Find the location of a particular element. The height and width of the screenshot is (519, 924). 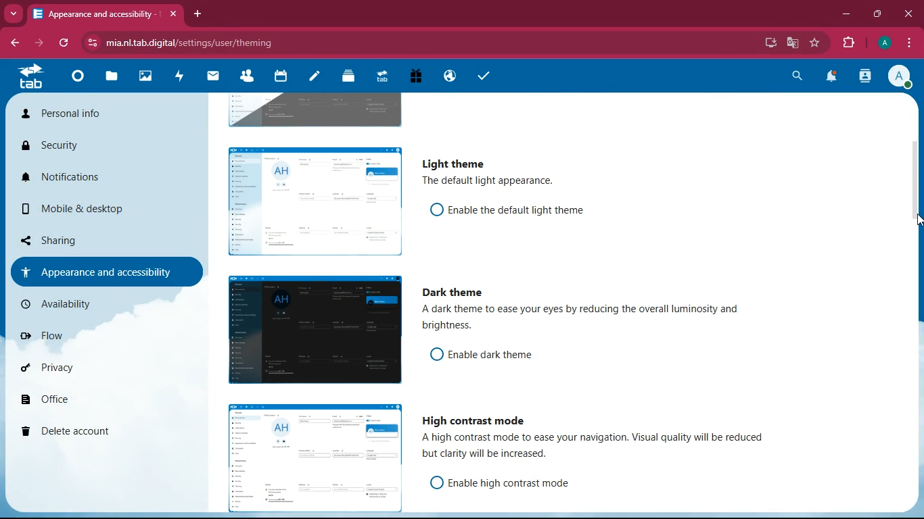

dark theme is located at coordinates (456, 293).